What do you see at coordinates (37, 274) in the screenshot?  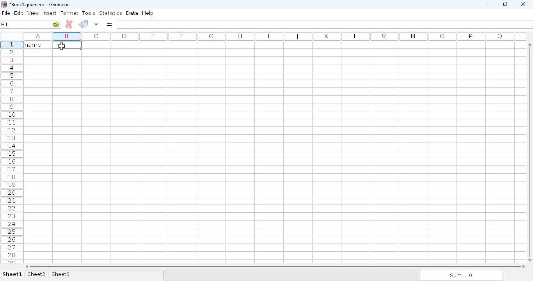 I see `sheet2` at bounding box center [37, 274].